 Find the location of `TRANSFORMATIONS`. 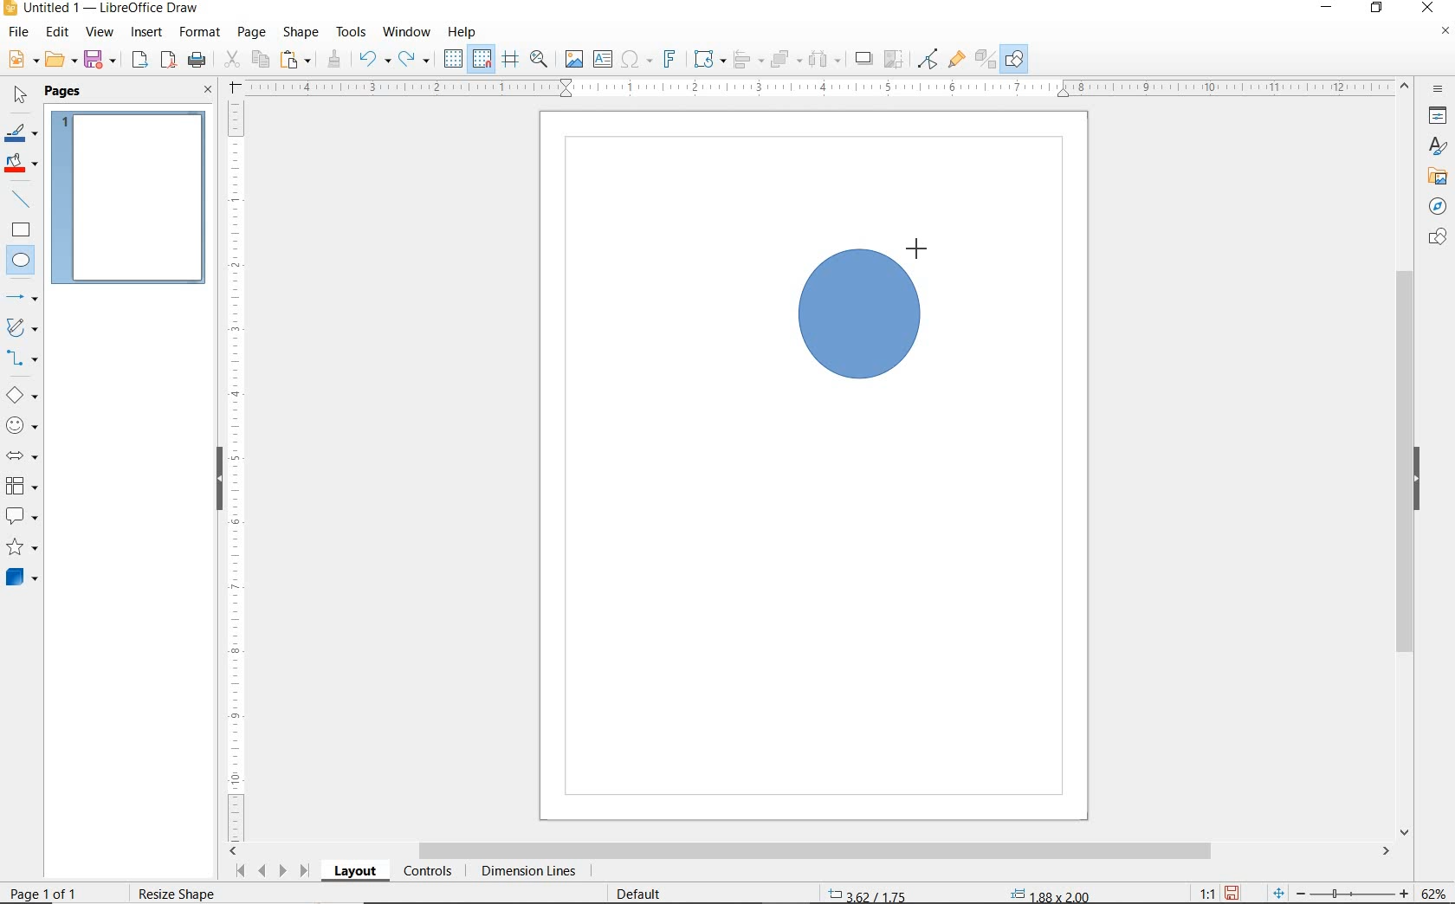

TRANSFORMATIONS is located at coordinates (707, 59).